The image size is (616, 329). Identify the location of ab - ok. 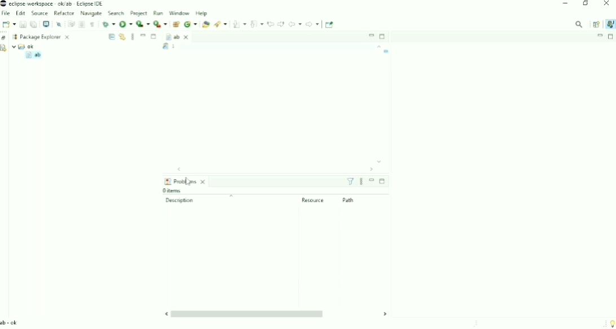
(11, 323).